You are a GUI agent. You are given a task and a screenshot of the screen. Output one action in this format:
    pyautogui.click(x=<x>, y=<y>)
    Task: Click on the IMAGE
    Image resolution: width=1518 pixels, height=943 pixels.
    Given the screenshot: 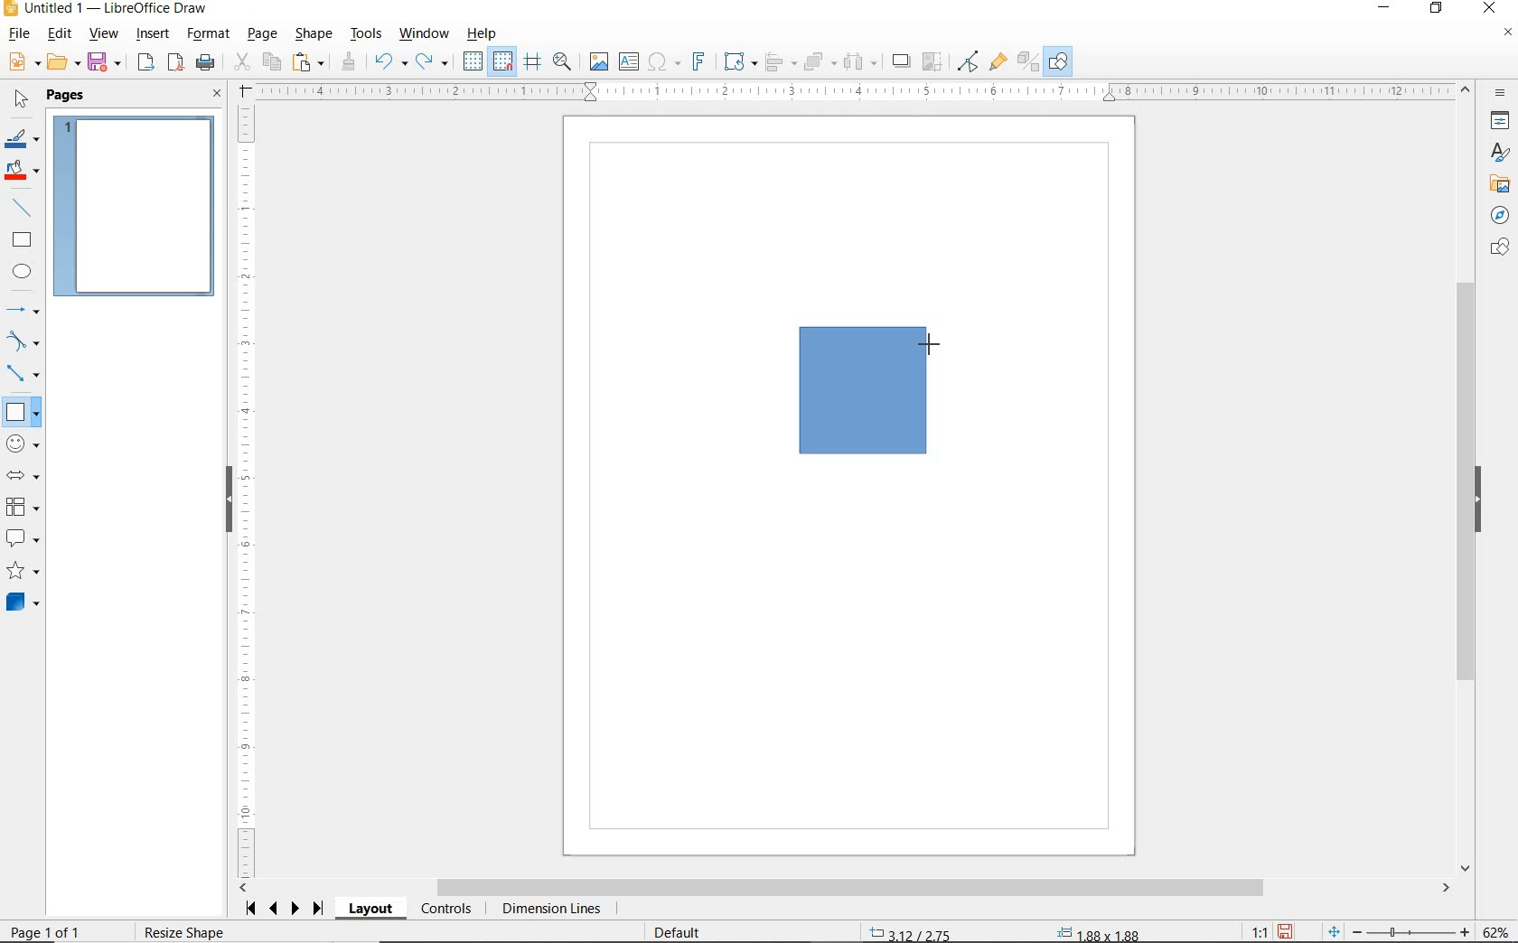 What is the action you would take?
    pyautogui.click(x=598, y=61)
    